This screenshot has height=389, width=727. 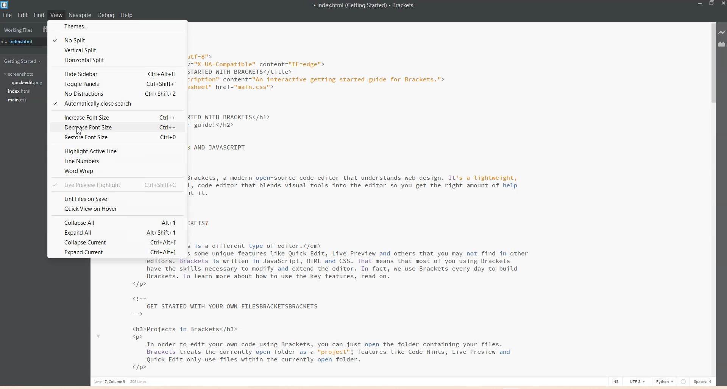 What do you see at coordinates (700, 4) in the screenshot?
I see `Minimize ` at bounding box center [700, 4].